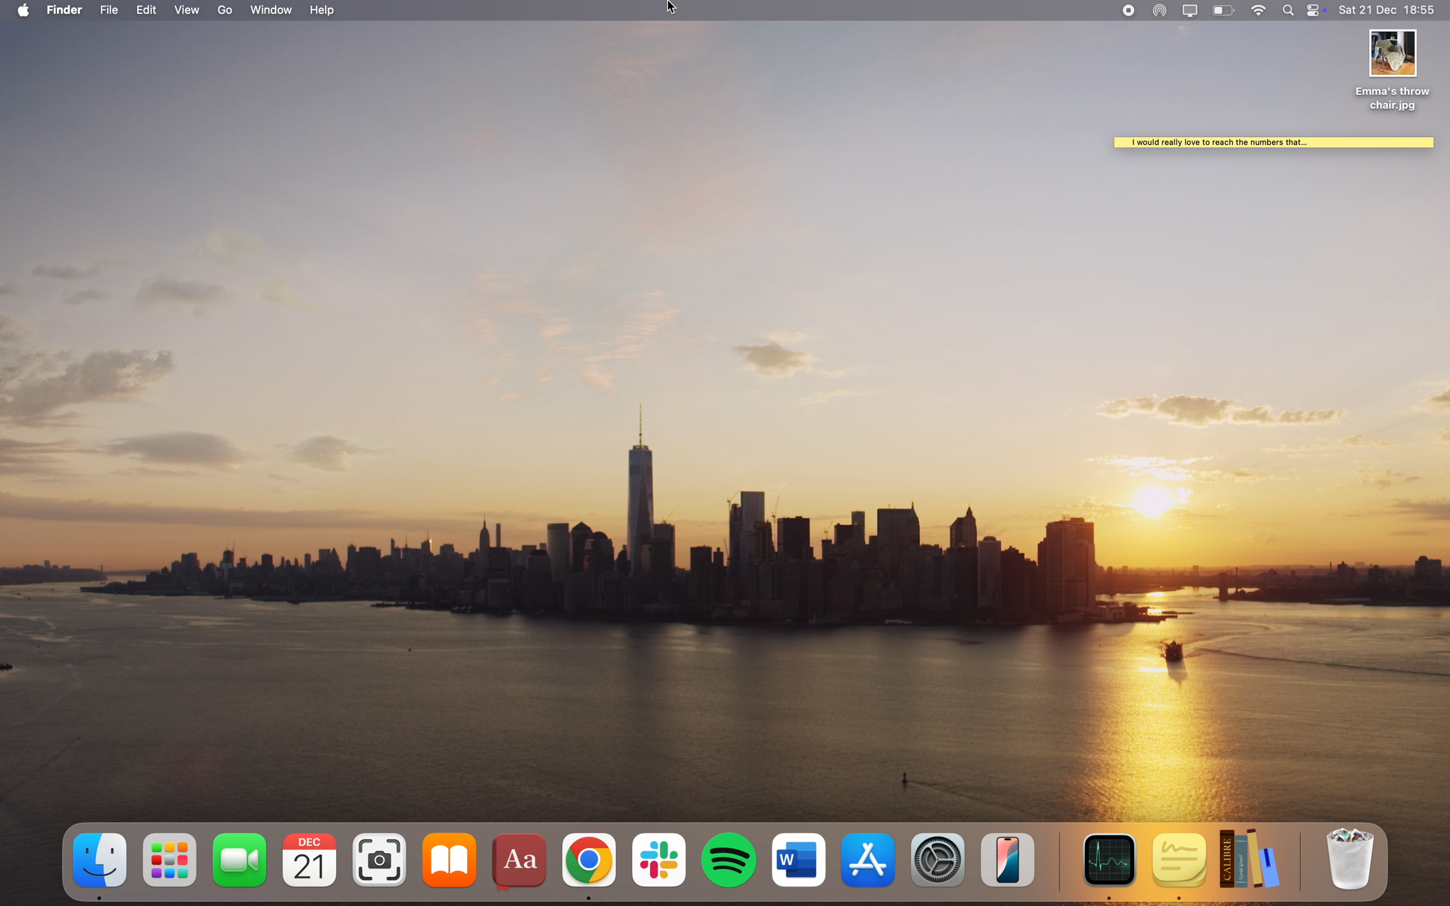 The width and height of the screenshot is (1450, 906). Describe the element at coordinates (108, 10) in the screenshot. I see `file` at that location.